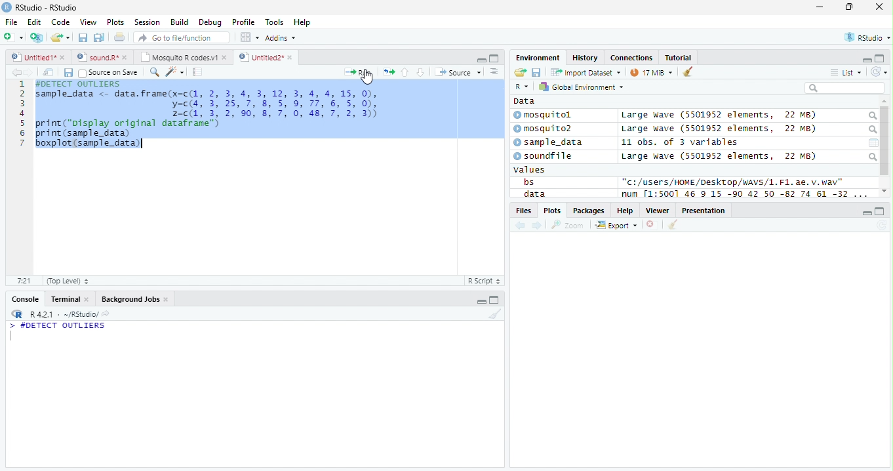 This screenshot has width=893, height=471. I want to click on closse, so click(880, 7).